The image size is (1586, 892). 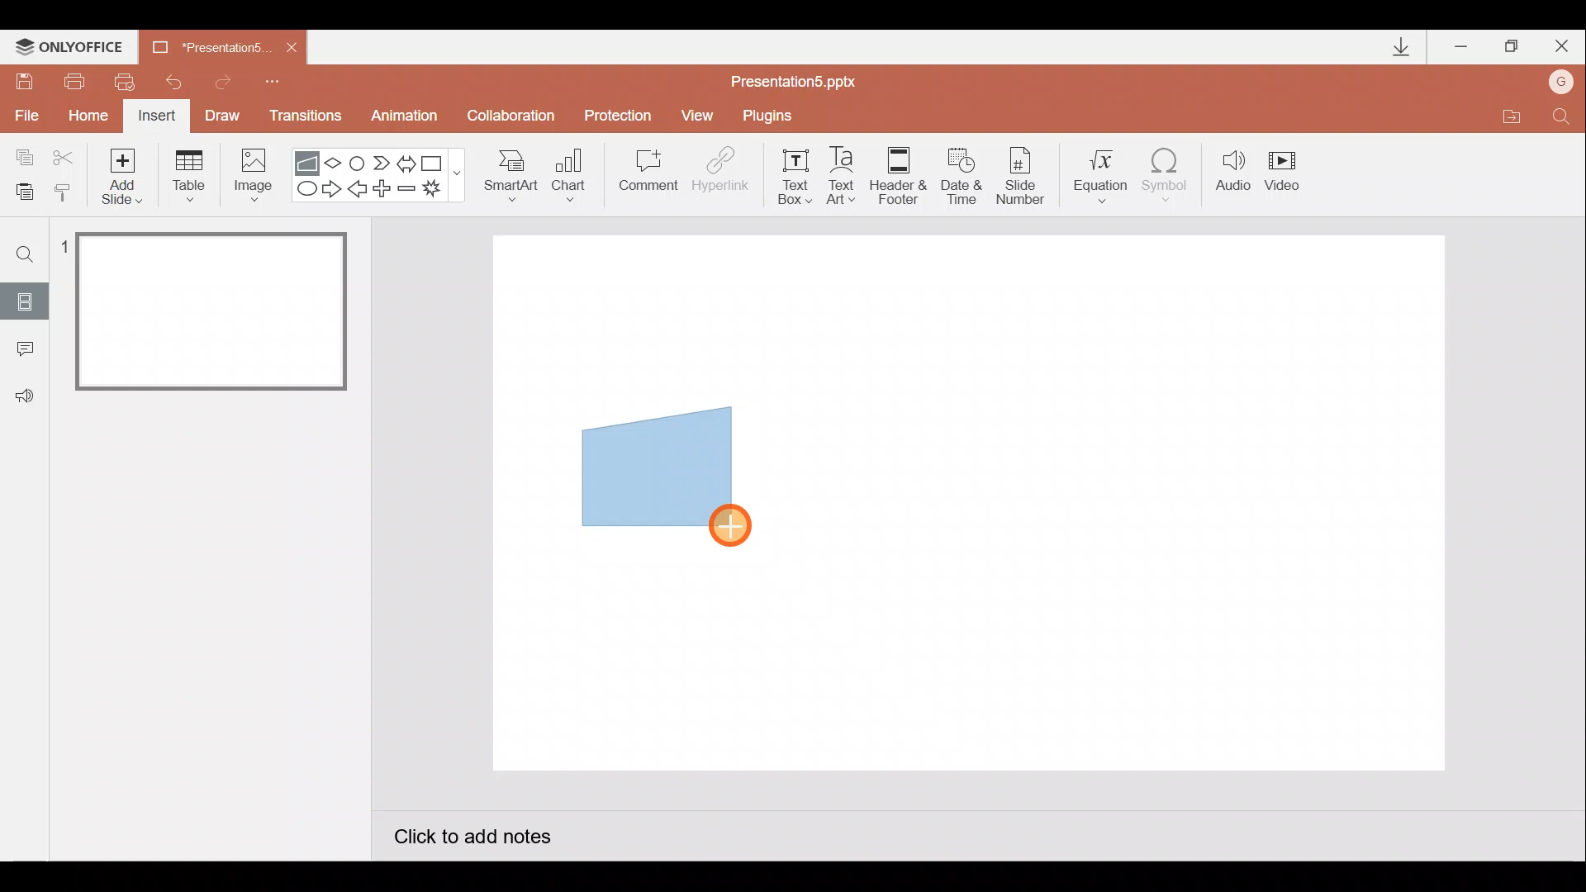 I want to click on Left arrow, so click(x=359, y=191).